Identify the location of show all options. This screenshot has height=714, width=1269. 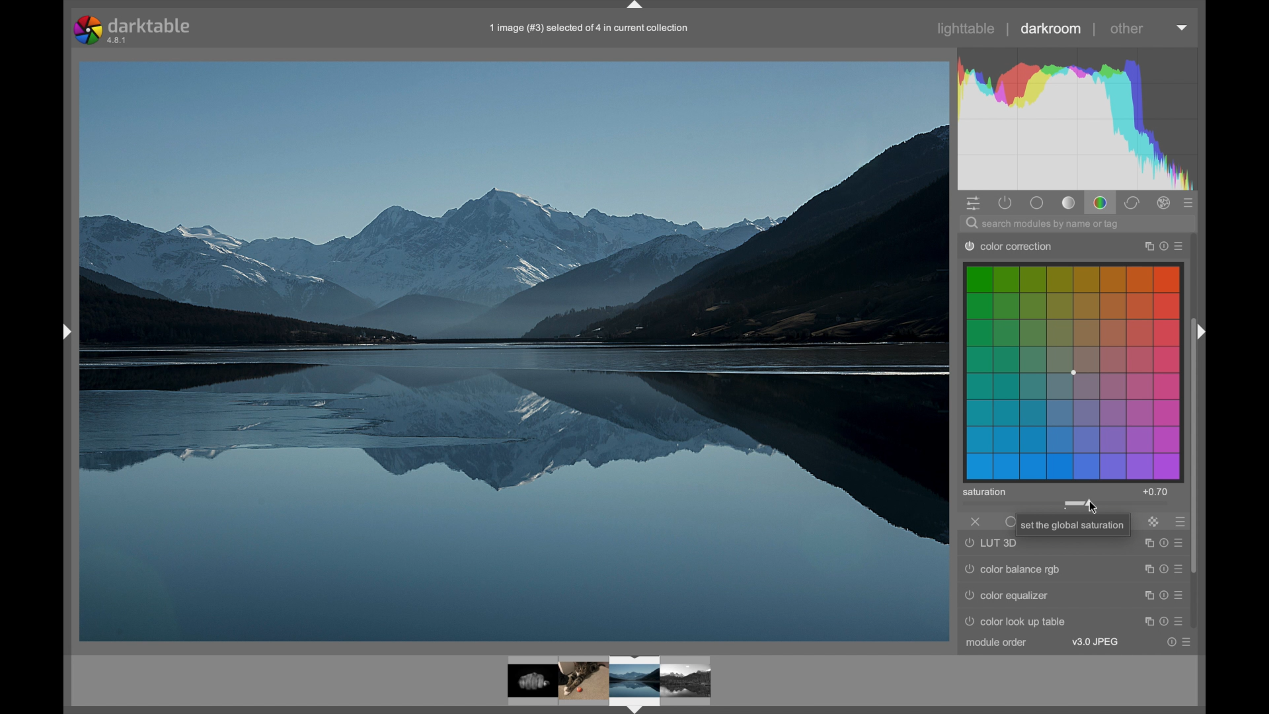
(1190, 203).